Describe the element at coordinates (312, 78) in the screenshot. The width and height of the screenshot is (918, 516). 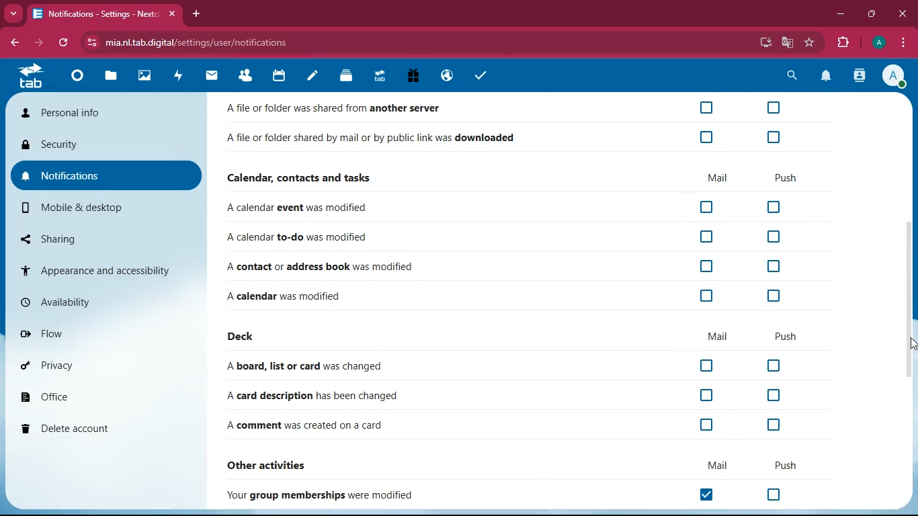
I see `notes` at that location.